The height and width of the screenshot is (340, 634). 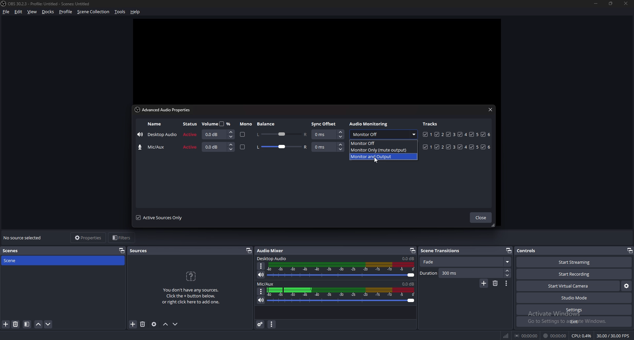 What do you see at coordinates (281, 134) in the screenshot?
I see `balance adjust` at bounding box center [281, 134].